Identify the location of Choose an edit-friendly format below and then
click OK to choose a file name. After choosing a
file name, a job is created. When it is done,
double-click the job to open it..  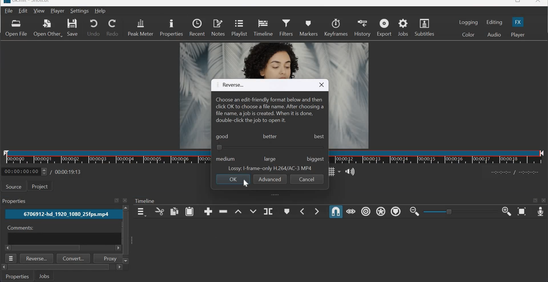
(269, 110).